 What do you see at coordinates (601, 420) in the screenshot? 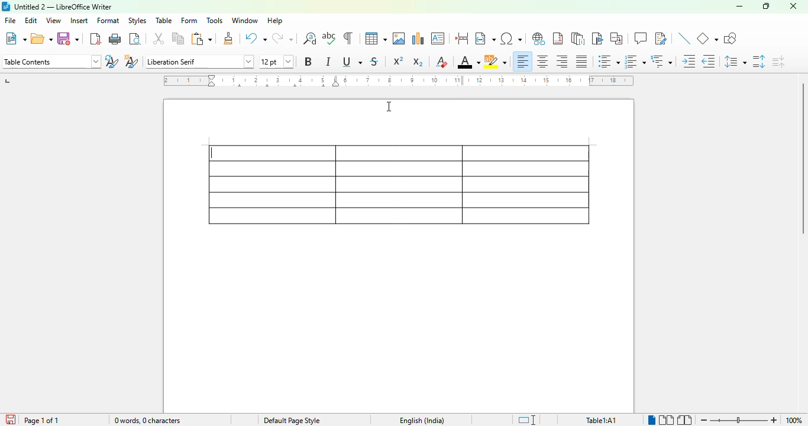
I see `table1:A1` at bounding box center [601, 420].